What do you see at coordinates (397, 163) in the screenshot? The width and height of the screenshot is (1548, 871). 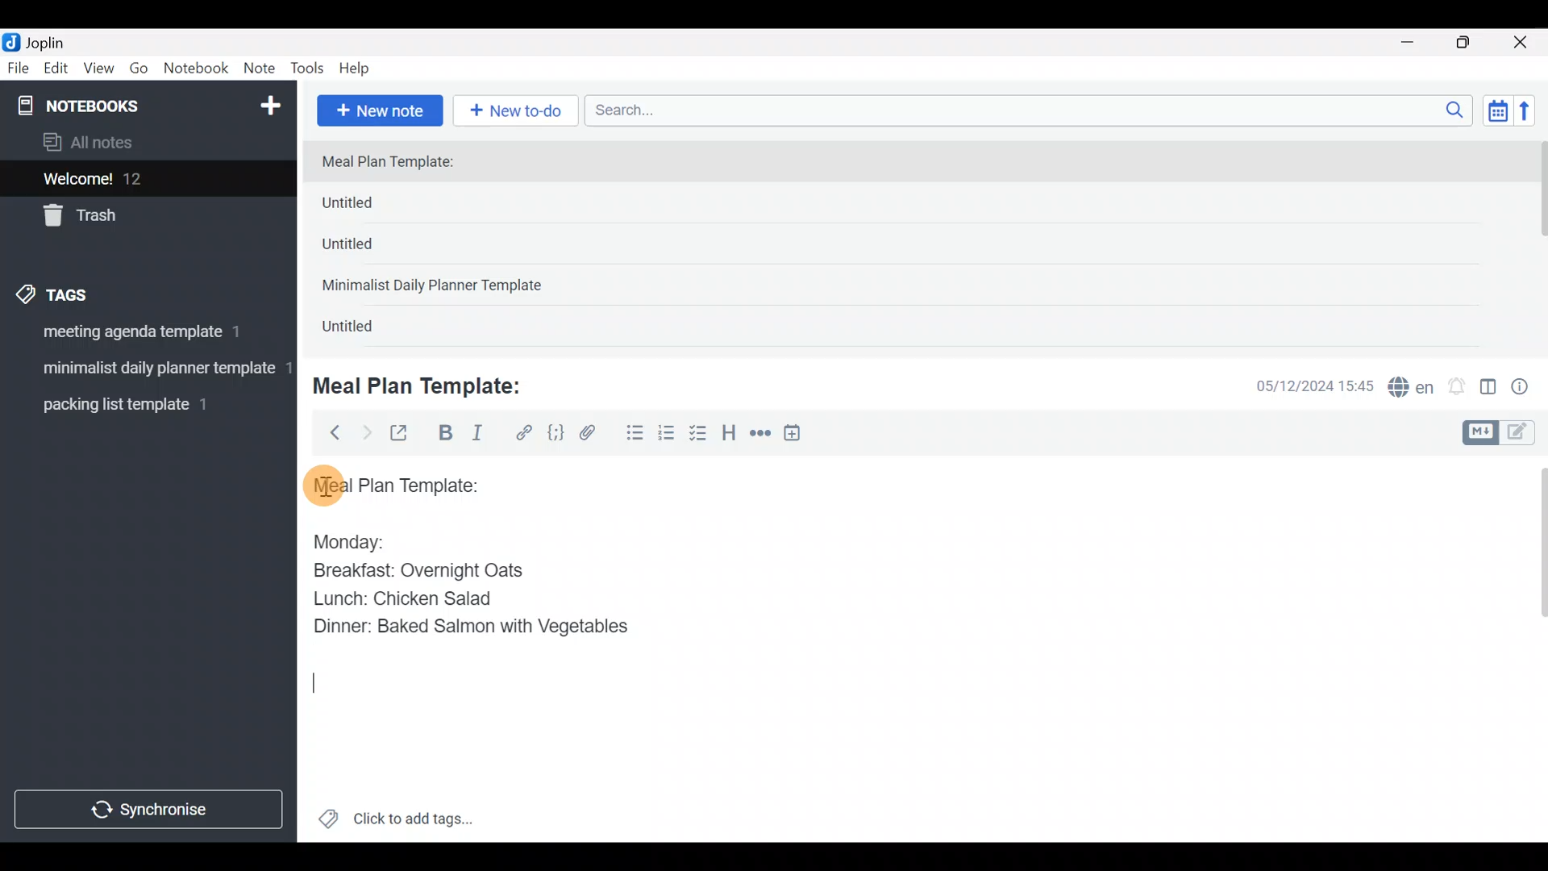 I see `Meal Plan Template:` at bounding box center [397, 163].